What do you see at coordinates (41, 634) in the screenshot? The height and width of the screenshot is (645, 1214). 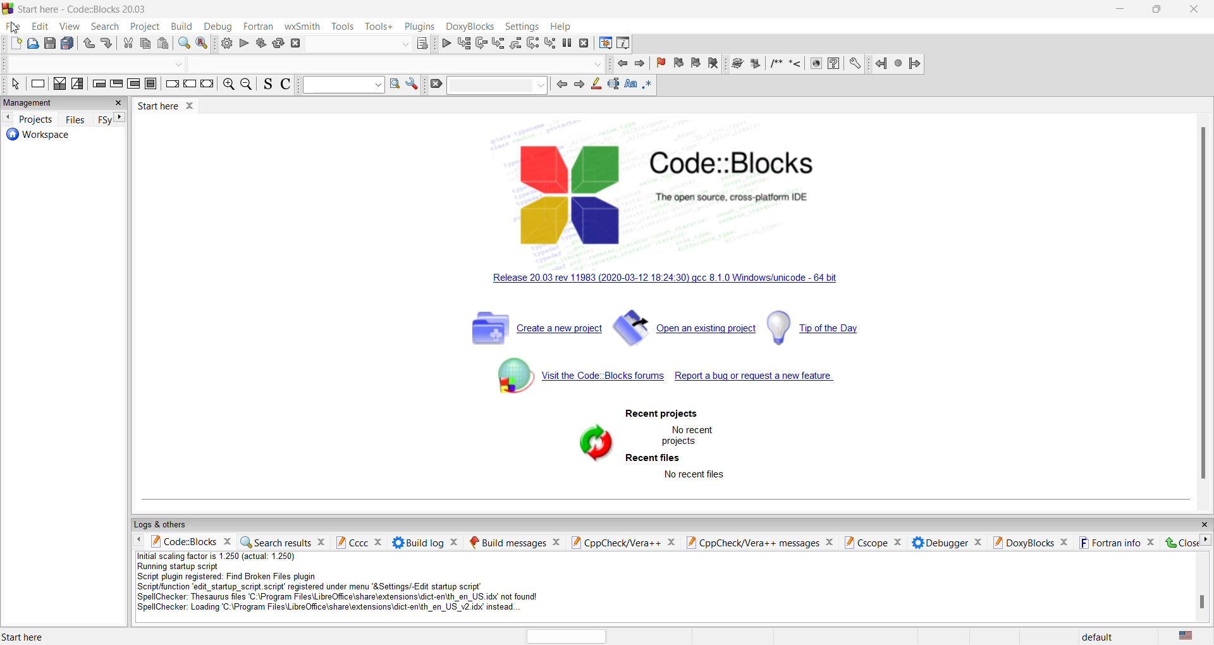 I see `start here` at bounding box center [41, 634].